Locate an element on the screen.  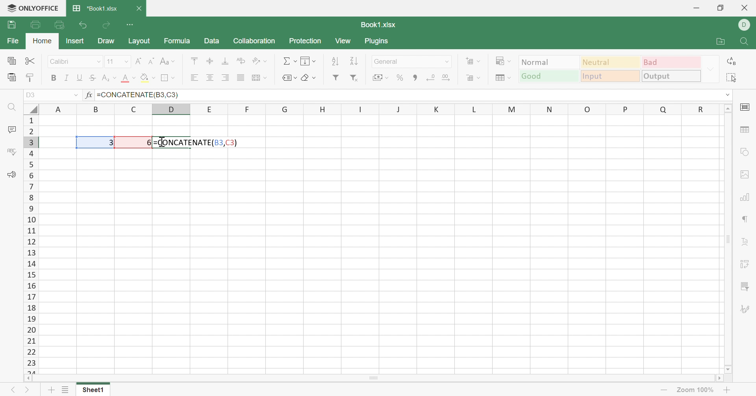
Drop down is located at coordinates (711, 70).